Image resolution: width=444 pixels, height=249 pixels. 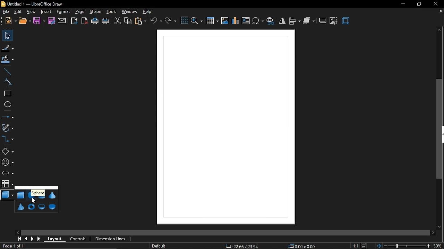 I want to click on cylinder, so click(x=42, y=196).